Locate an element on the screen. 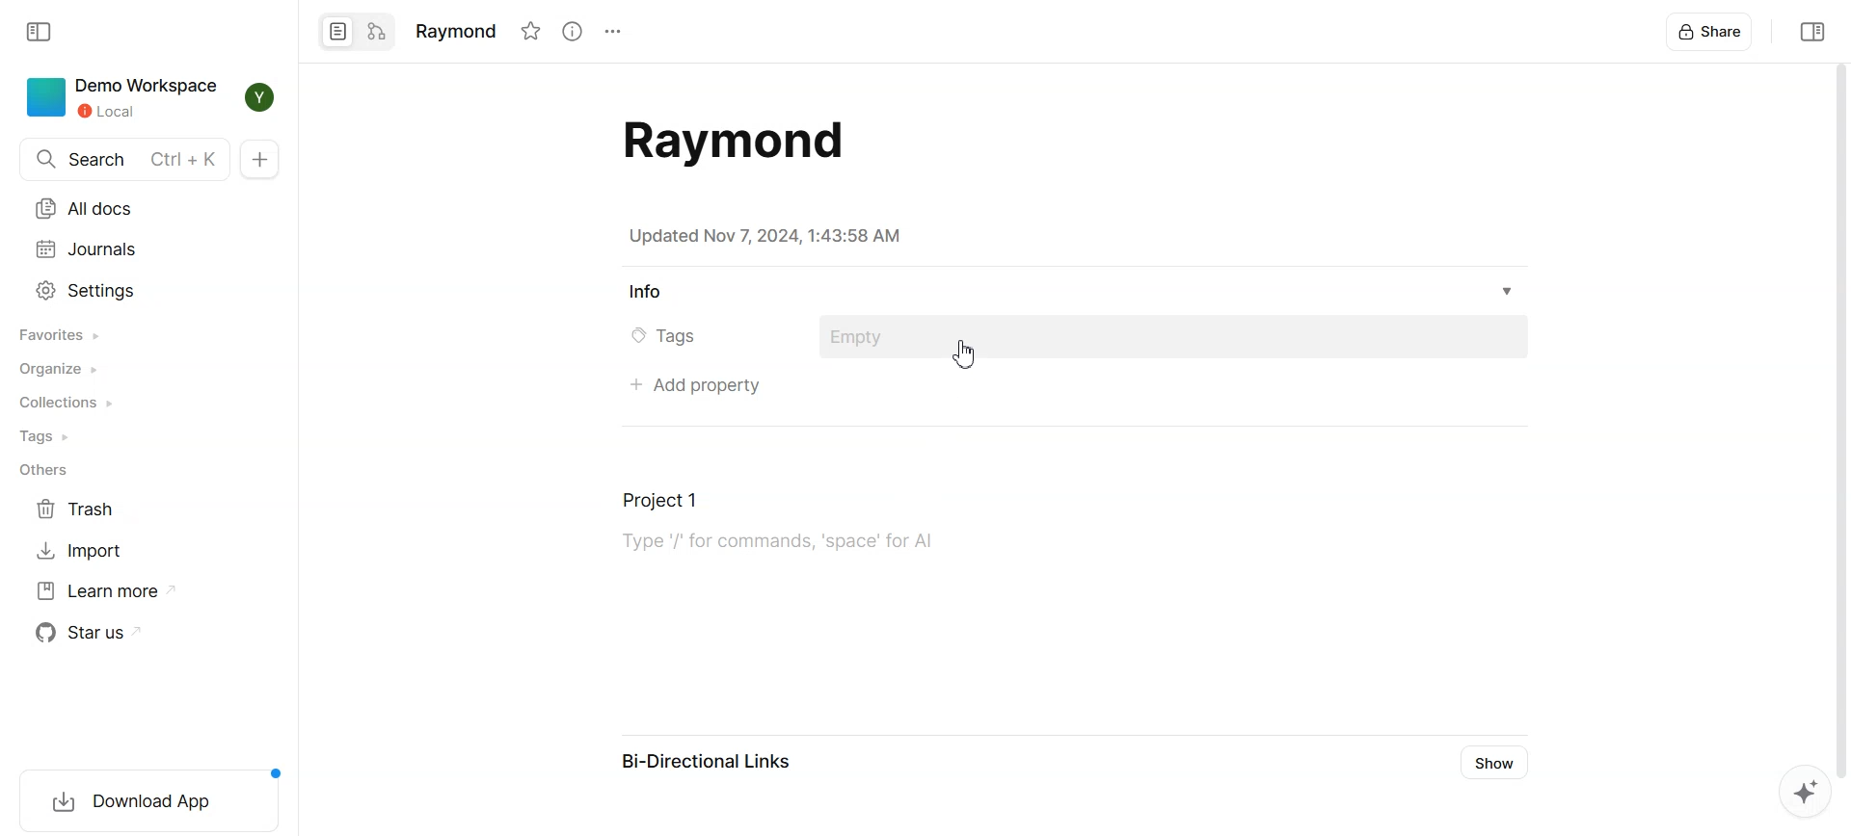 The height and width of the screenshot is (836, 1851). Demo Workspace is located at coordinates (124, 98).